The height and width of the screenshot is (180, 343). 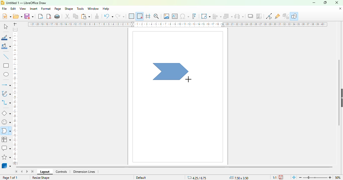 I want to click on display grid, so click(x=132, y=16).